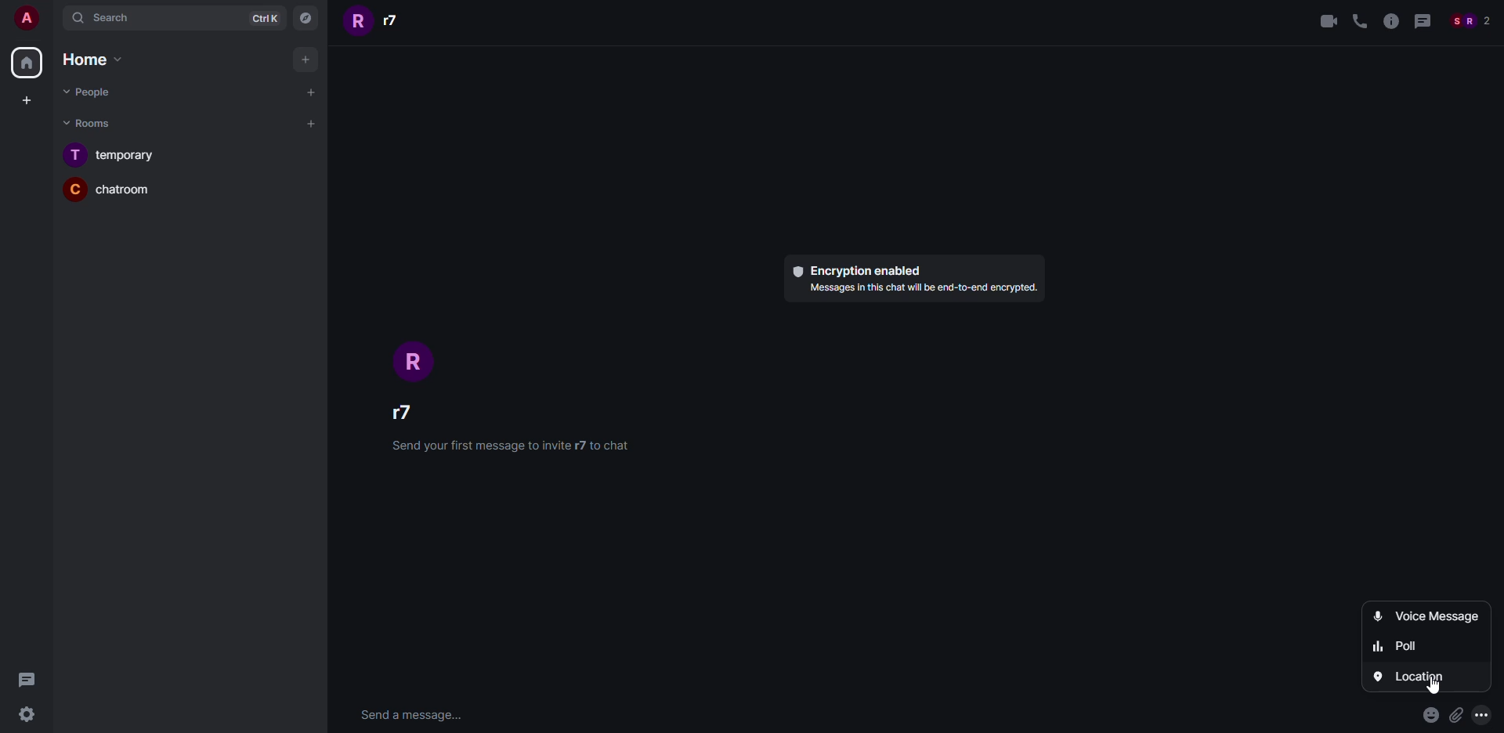  What do you see at coordinates (1390, 22) in the screenshot?
I see `information` at bounding box center [1390, 22].